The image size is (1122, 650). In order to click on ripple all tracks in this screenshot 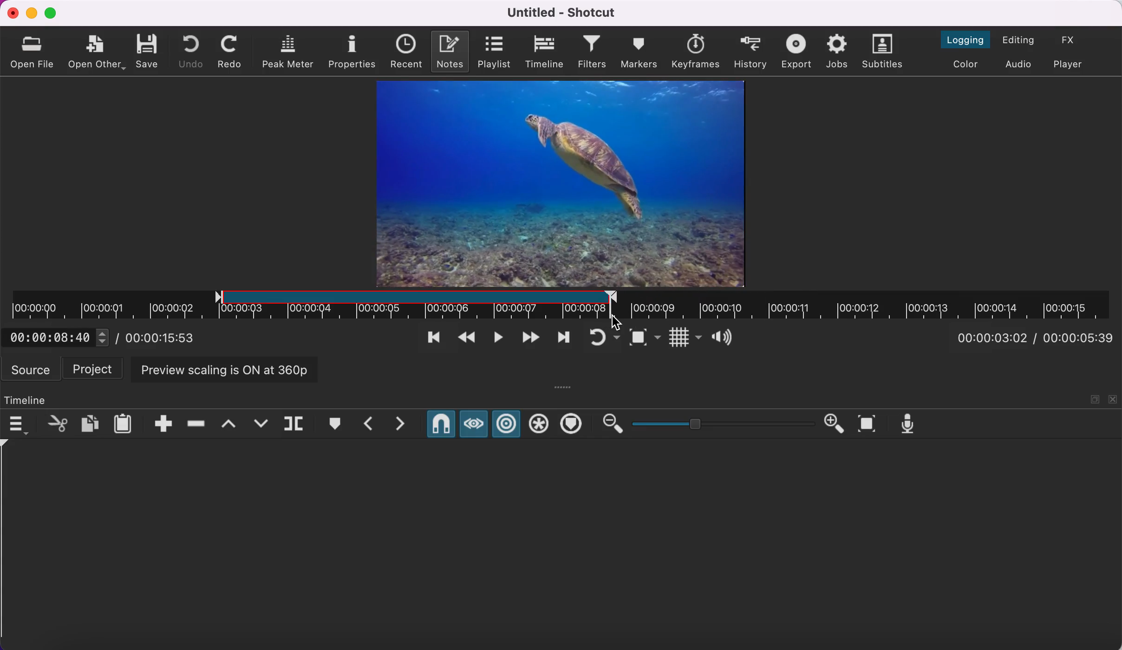, I will do `click(538, 425)`.